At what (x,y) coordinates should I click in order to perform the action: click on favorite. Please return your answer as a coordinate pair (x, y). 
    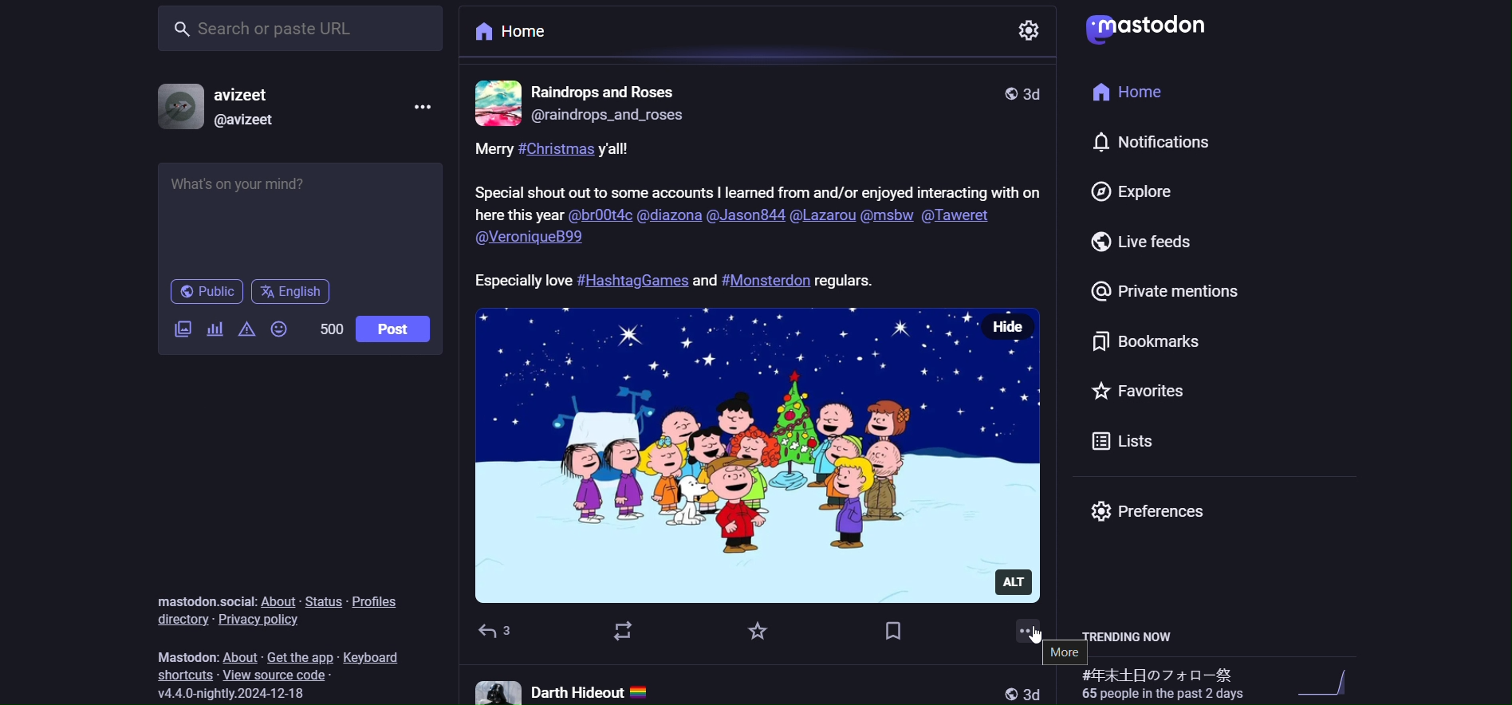
    Looking at the image, I should click on (756, 631).